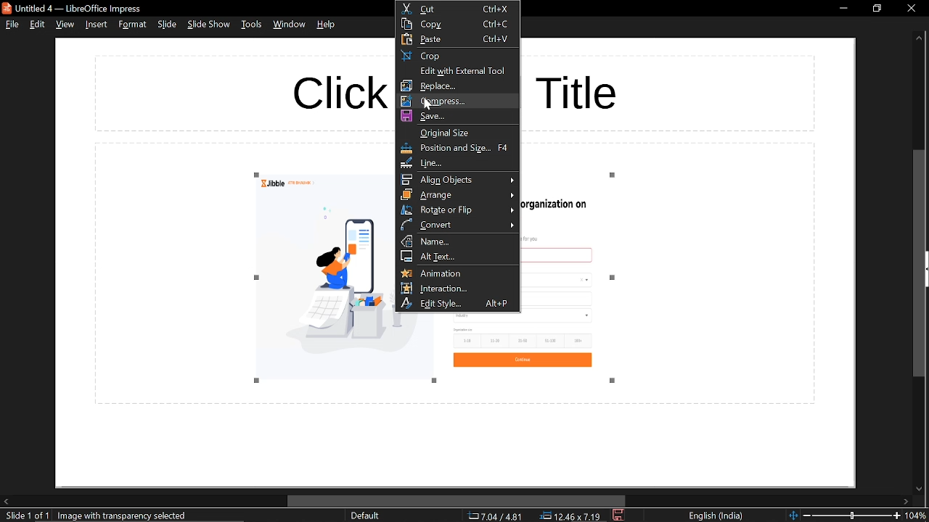  What do you see at coordinates (74, 7) in the screenshot?
I see `current window` at bounding box center [74, 7].